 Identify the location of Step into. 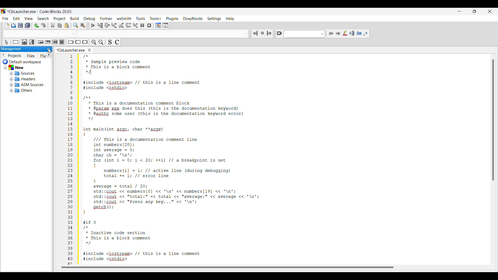
(114, 25).